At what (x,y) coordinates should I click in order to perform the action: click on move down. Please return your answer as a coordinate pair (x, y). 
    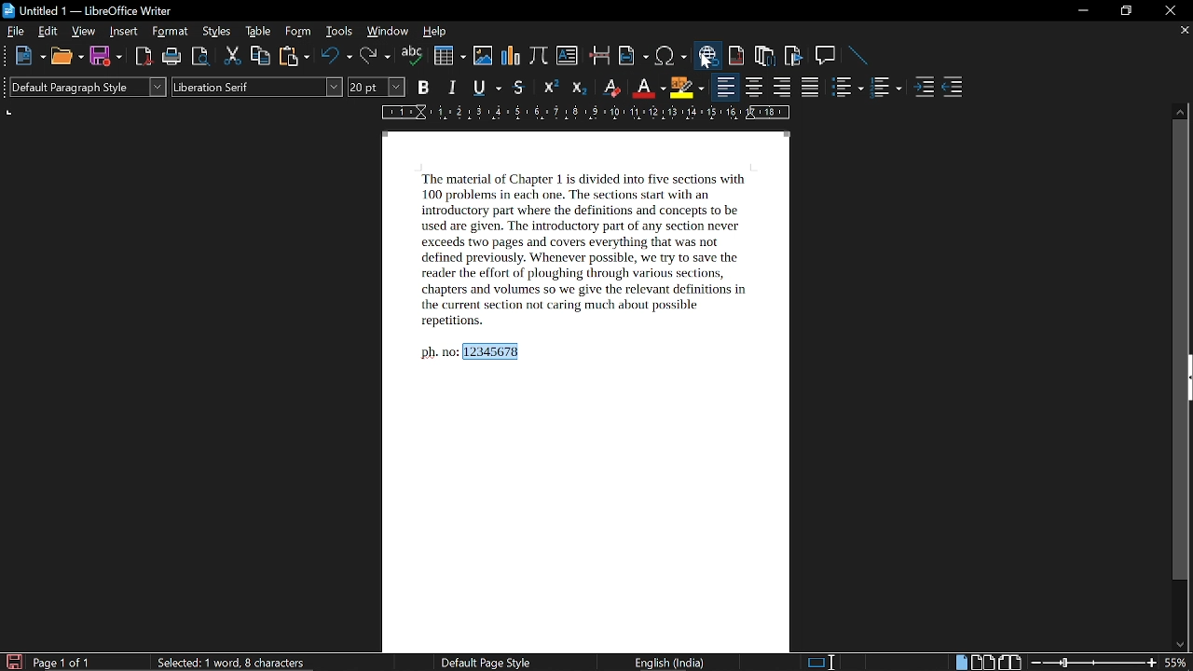
    Looking at the image, I should click on (1181, 643).